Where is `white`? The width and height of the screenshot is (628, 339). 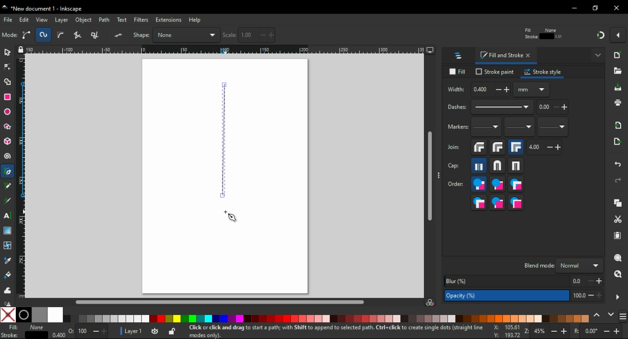
white is located at coordinates (55, 315).